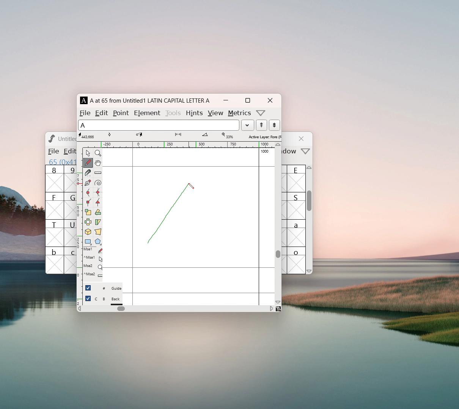 Image resolution: width=459 pixels, height=409 pixels. What do you see at coordinates (297, 260) in the screenshot?
I see `o` at bounding box center [297, 260].